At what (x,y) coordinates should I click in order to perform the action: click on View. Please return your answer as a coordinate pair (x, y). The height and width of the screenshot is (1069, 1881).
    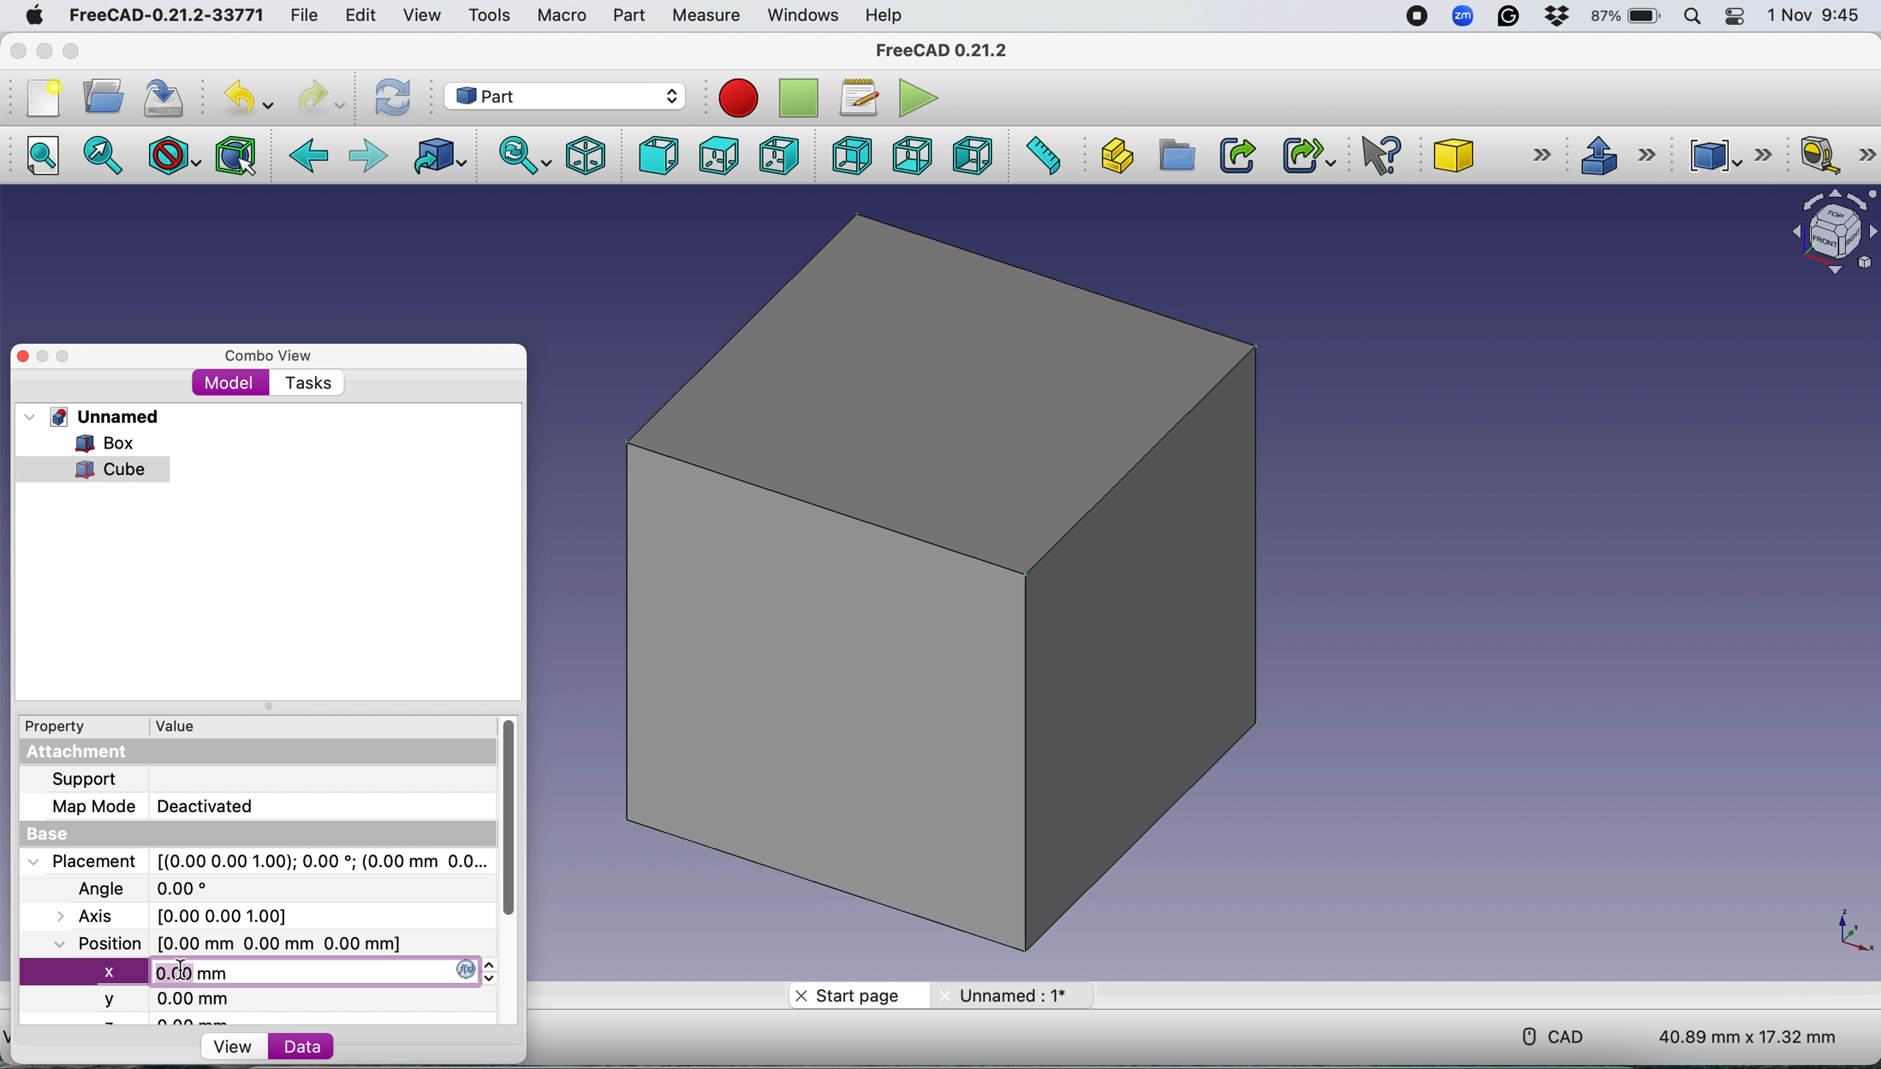
    Looking at the image, I should click on (228, 1046).